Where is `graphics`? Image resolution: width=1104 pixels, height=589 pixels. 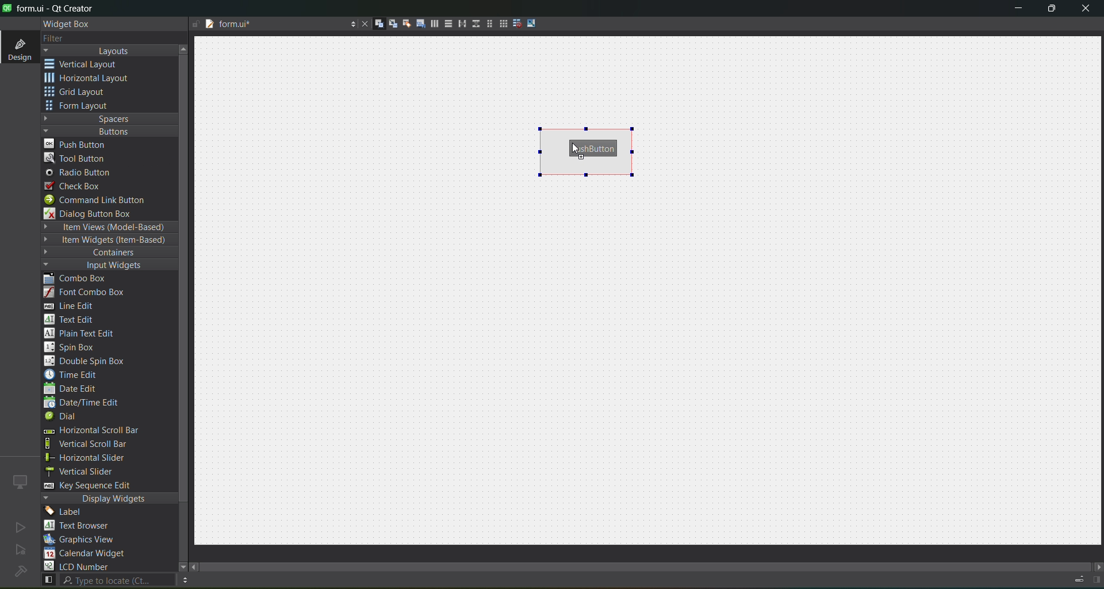 graphics is located at coordinates (84, 539).